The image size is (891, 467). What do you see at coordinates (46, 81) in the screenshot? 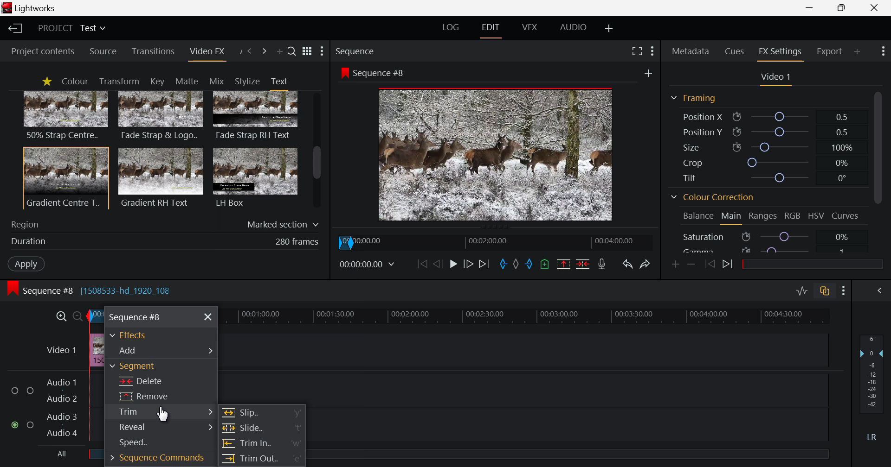
I see `Favorites` at bounding box center [46, 81].